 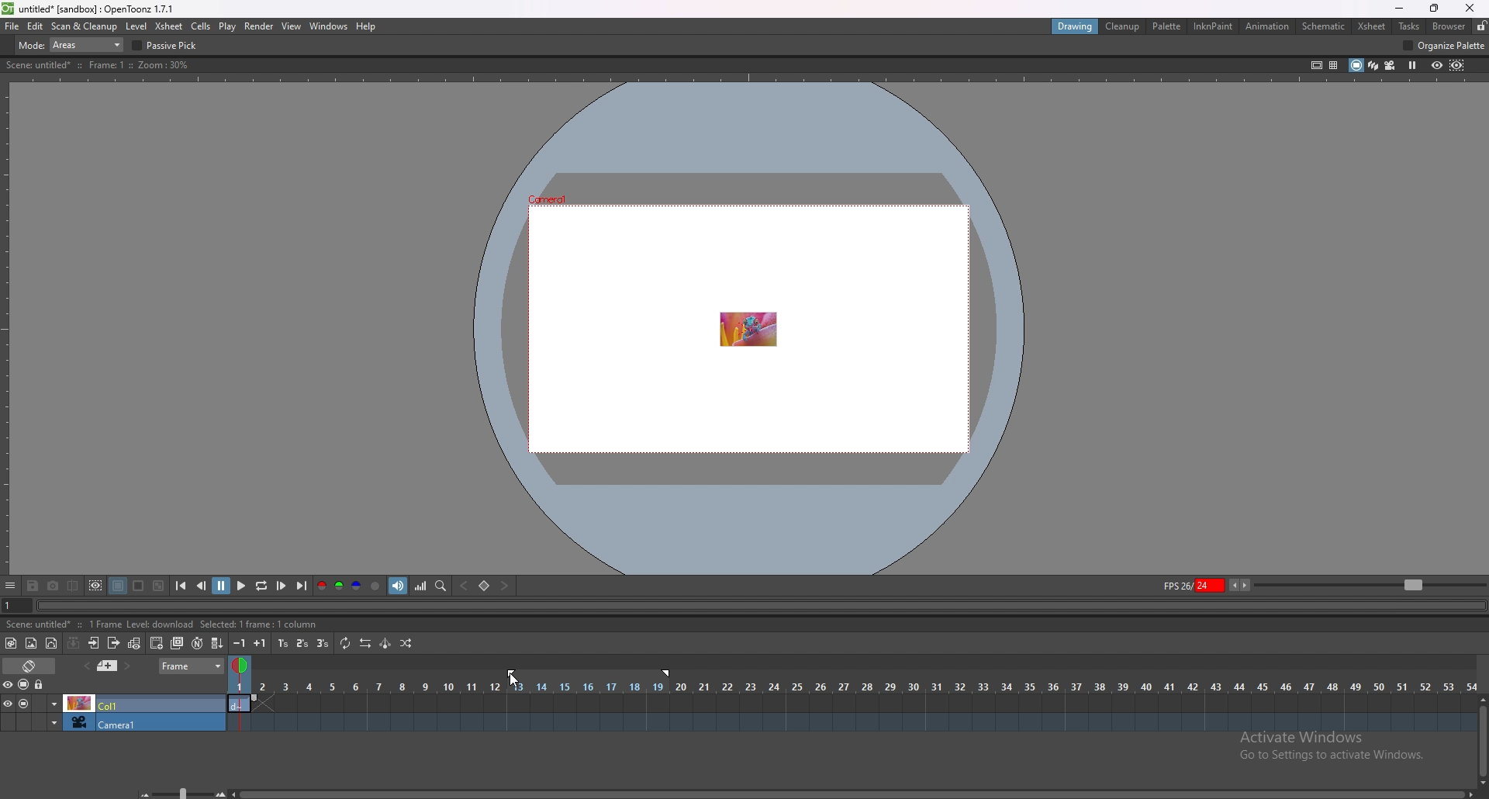 I want to click on close subsheet, so click(x=114, y=643).